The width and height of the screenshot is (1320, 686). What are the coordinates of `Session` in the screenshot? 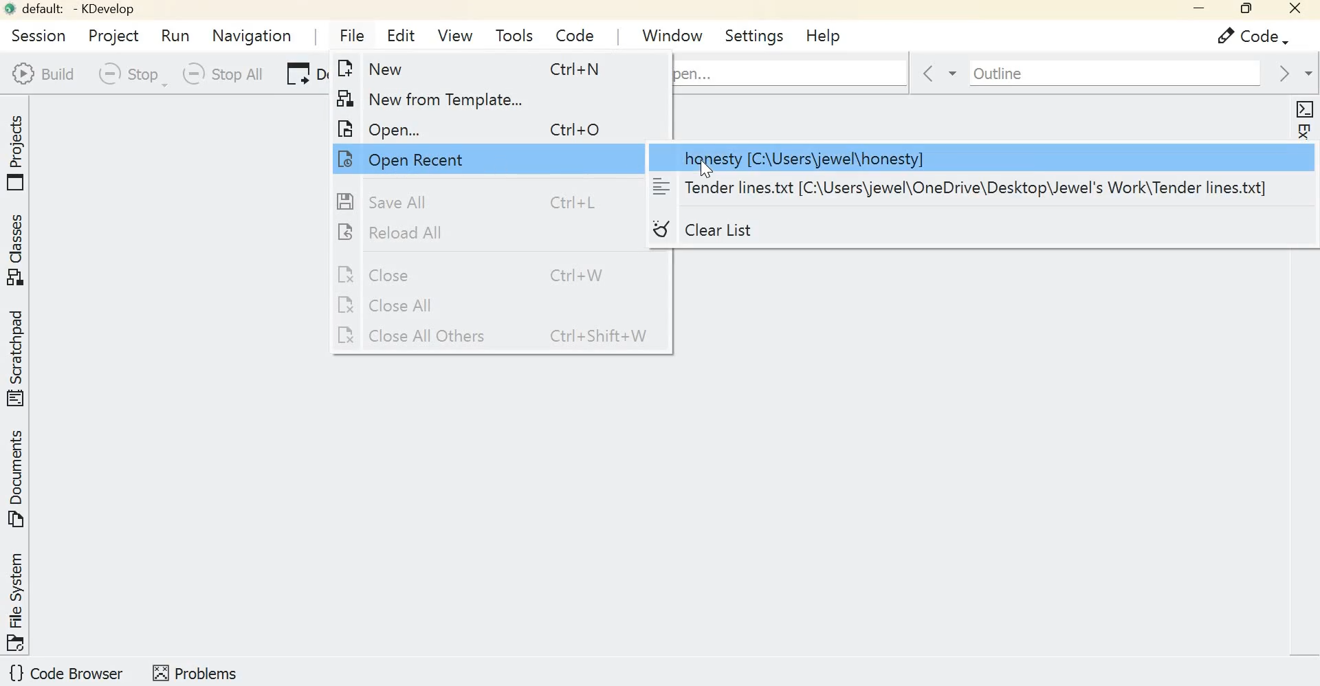 It's located at (35, 34).